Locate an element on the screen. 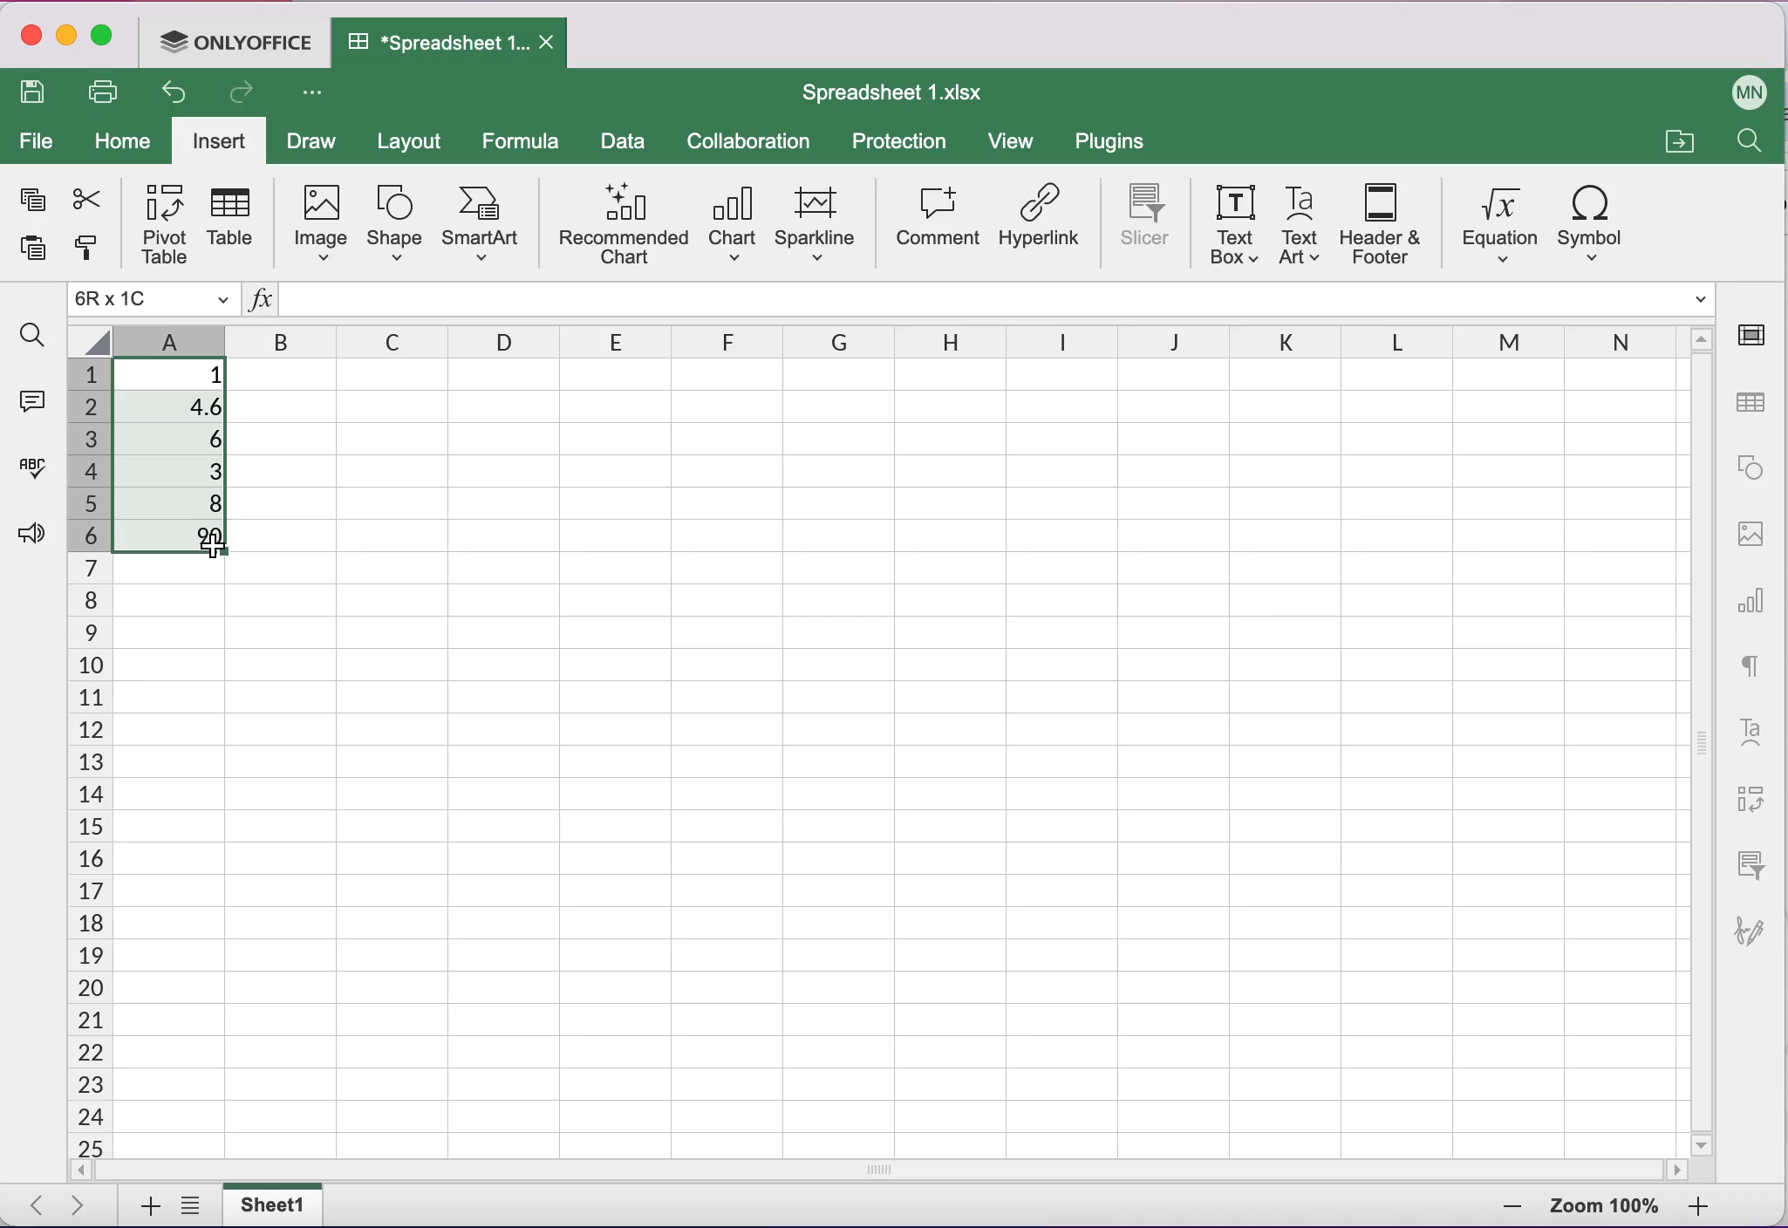  next sheet is located at coordinates (77, 1208).